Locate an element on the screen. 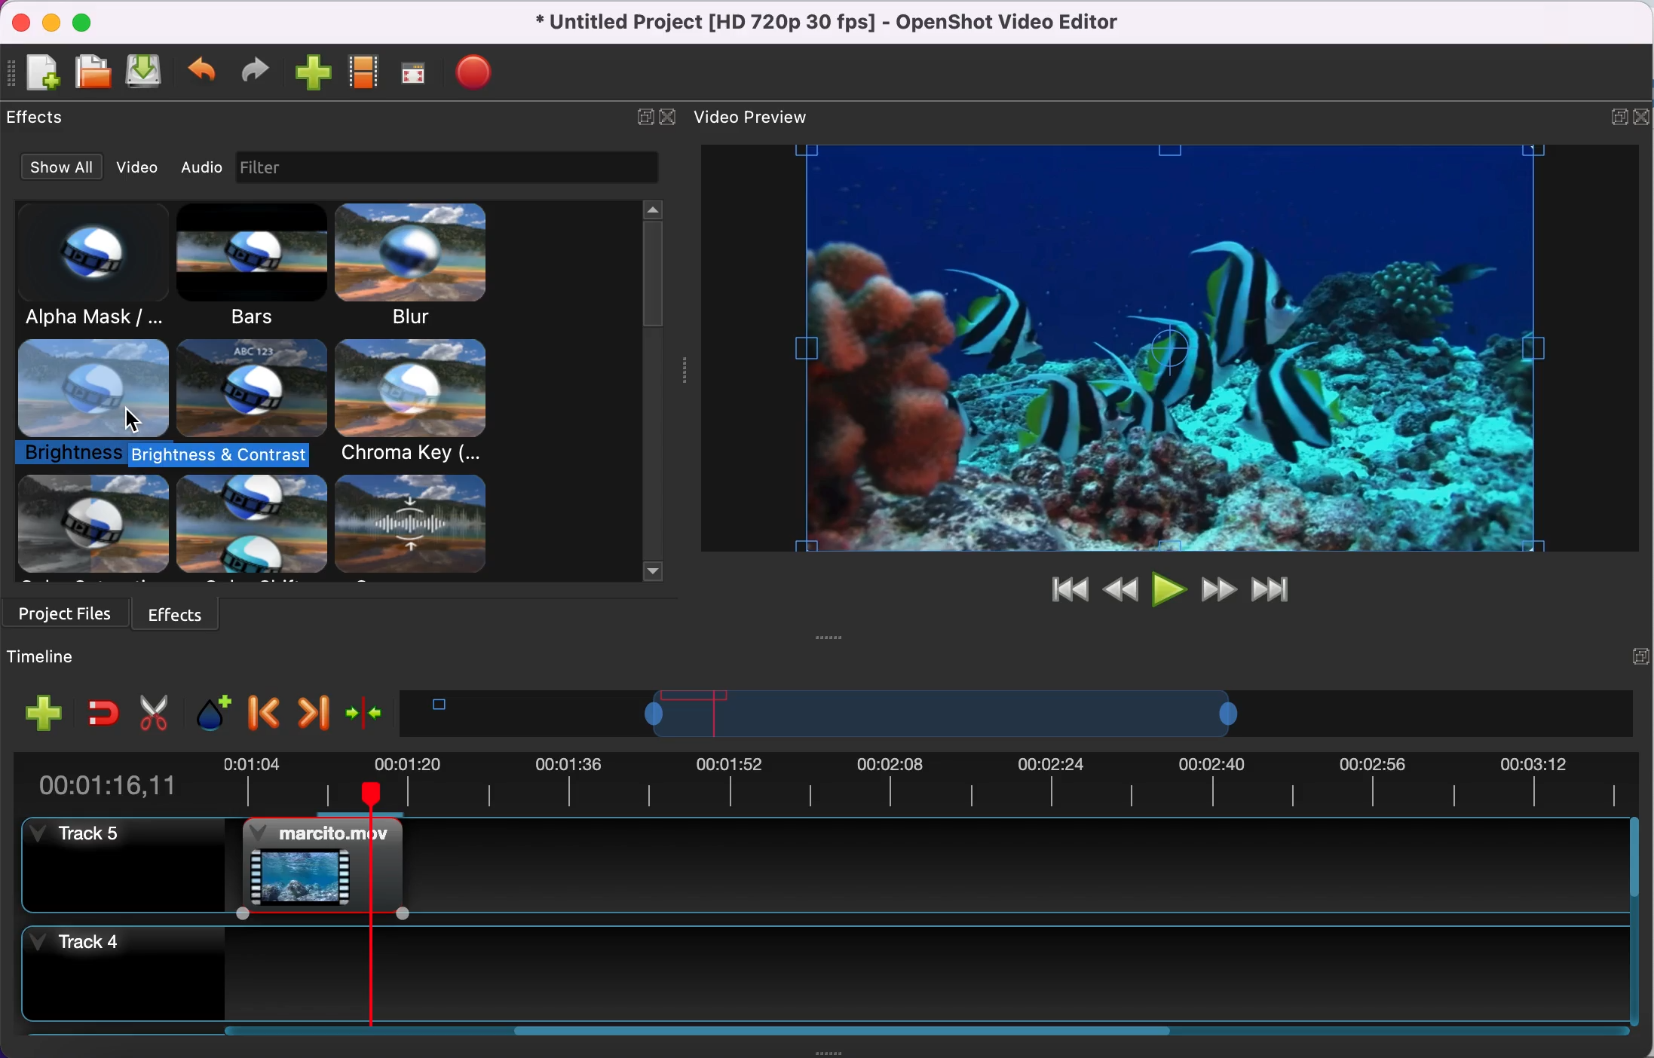 The image size is (1654, 1058). review is located at coordinates (1120, 587).